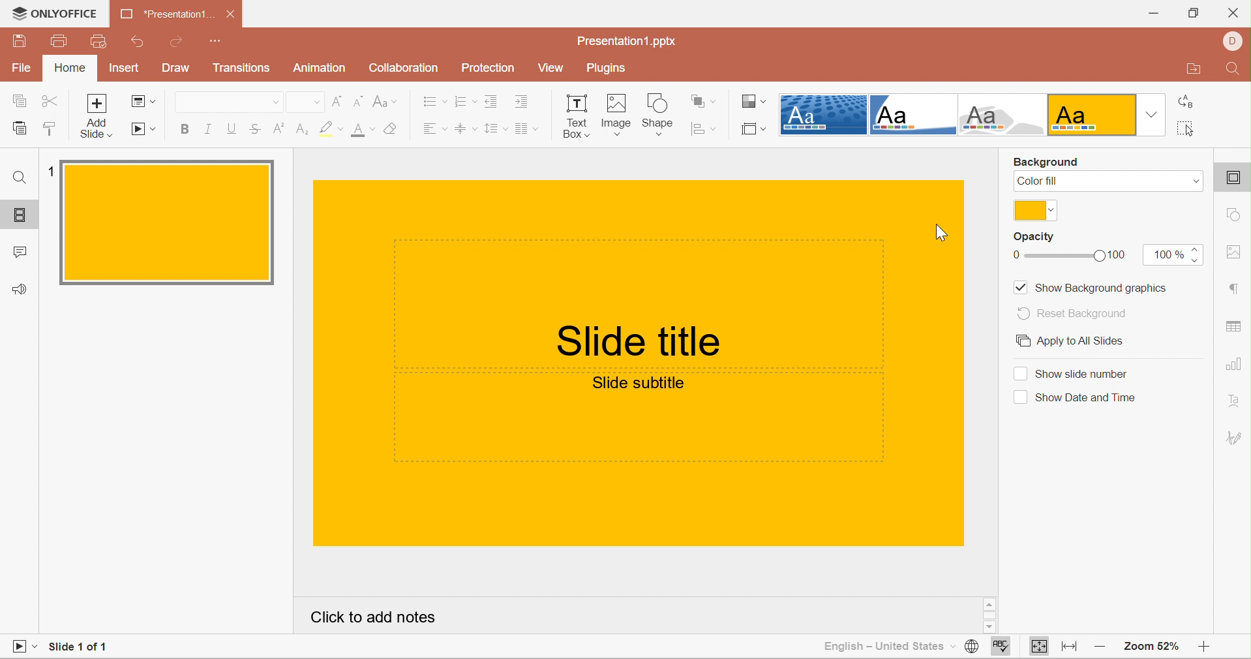 The width and height of the screenshot is (1251, 659). What do you see at coordinates (824, 115) in the screenshot?
I see `Dotted` at bounding box center [824, 115].